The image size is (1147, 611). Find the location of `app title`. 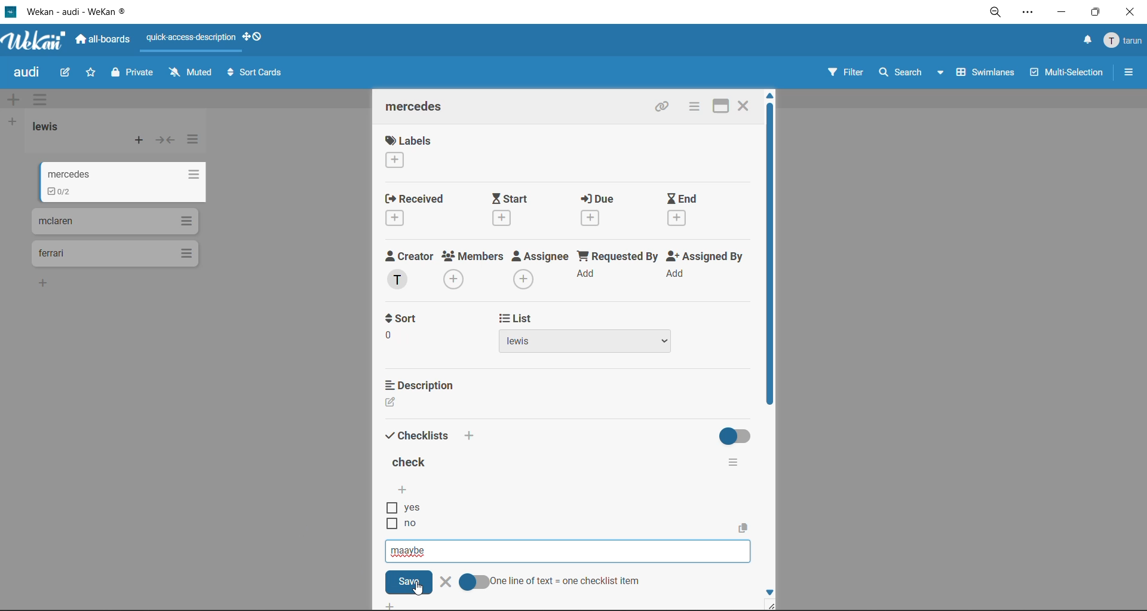

app title is located at coordinates (74, 13).